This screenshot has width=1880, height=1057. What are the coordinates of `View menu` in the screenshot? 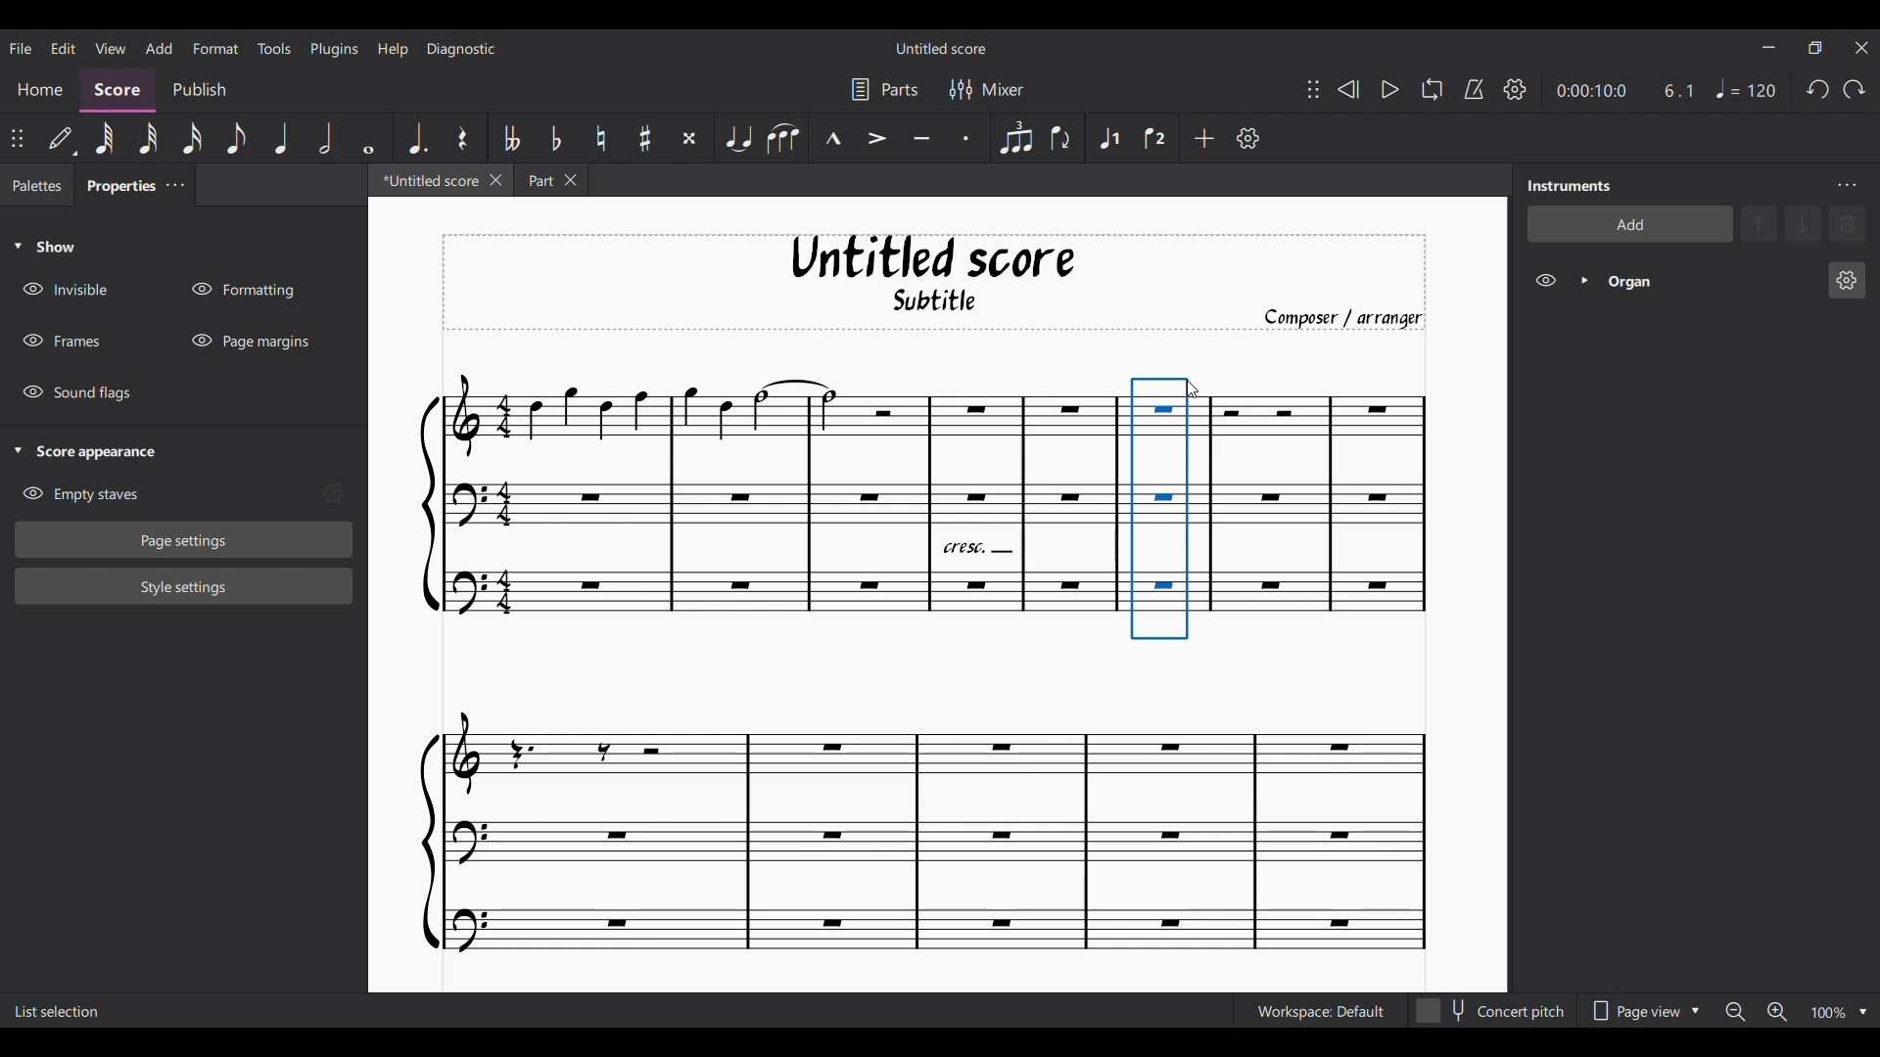 It's located at (112, 48).